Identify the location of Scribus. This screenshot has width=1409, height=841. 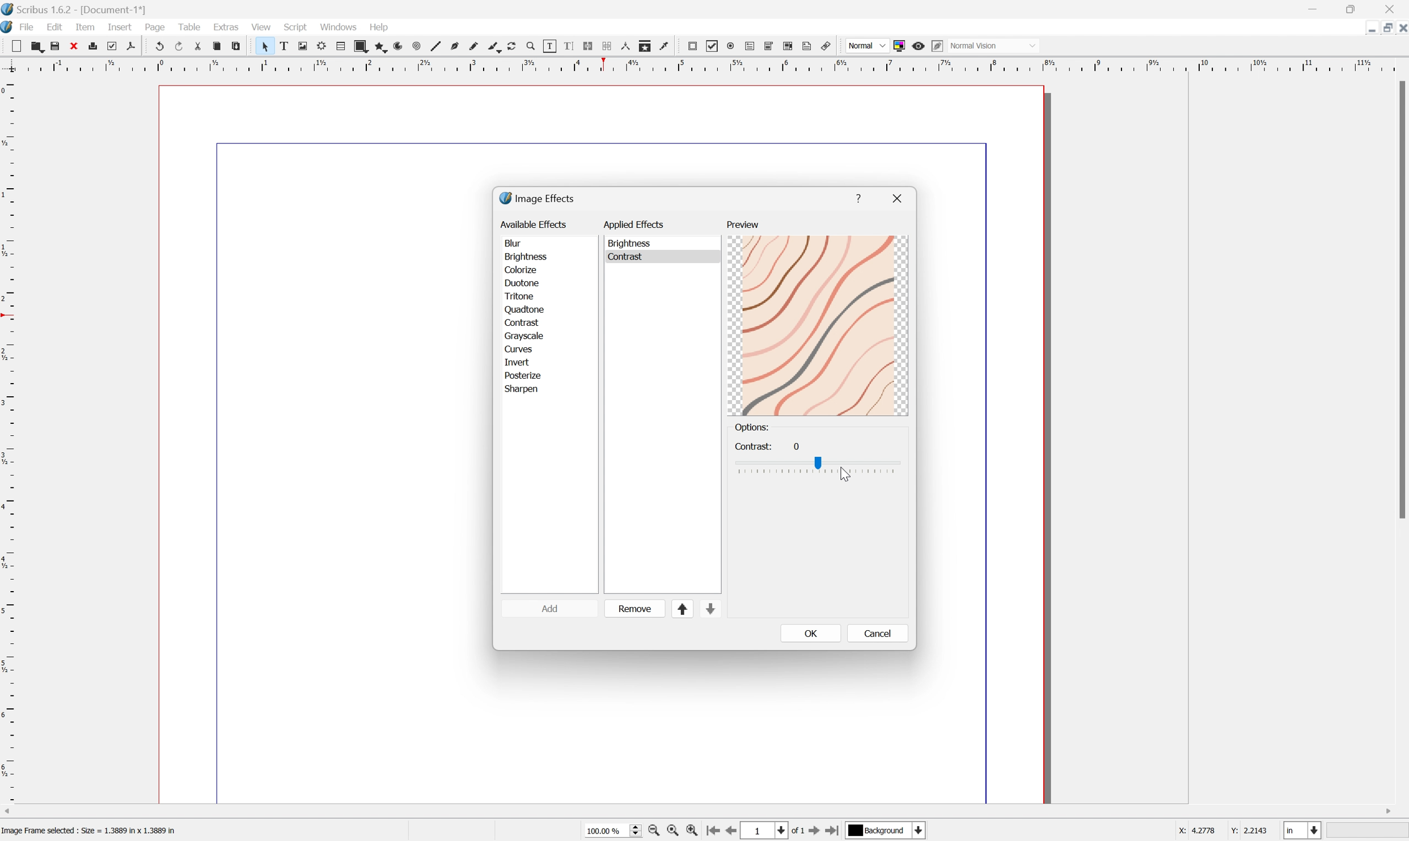
(9, 27).